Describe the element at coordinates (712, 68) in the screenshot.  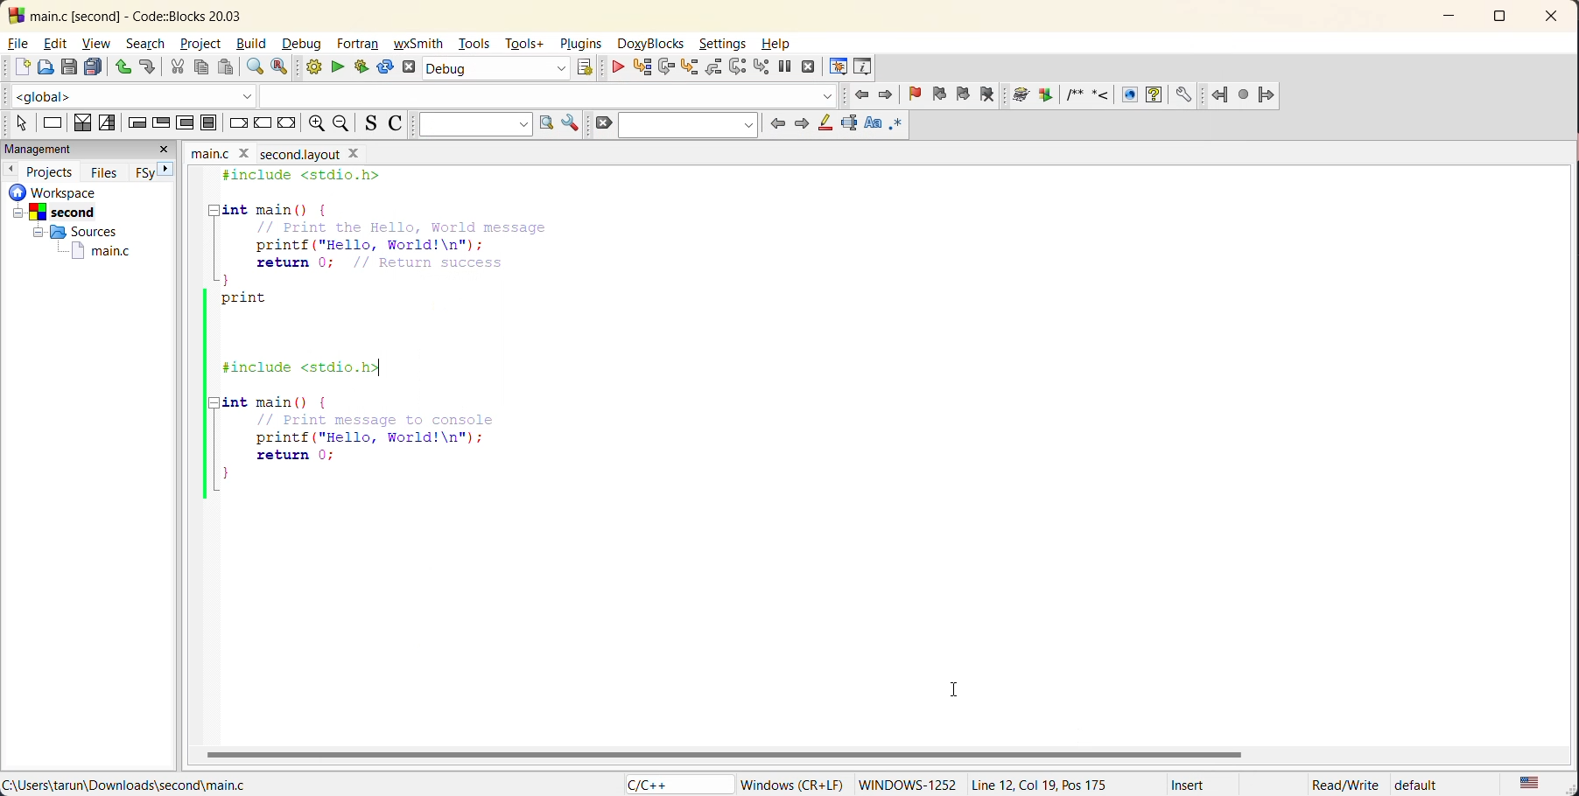
I see `step out` at that location.